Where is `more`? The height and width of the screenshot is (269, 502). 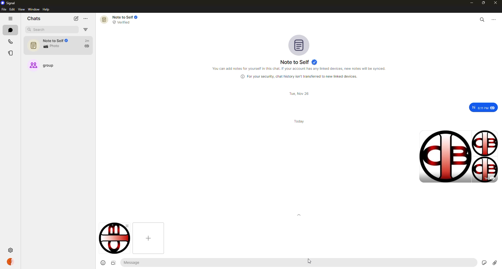
more is located at coordinates (86, 19).